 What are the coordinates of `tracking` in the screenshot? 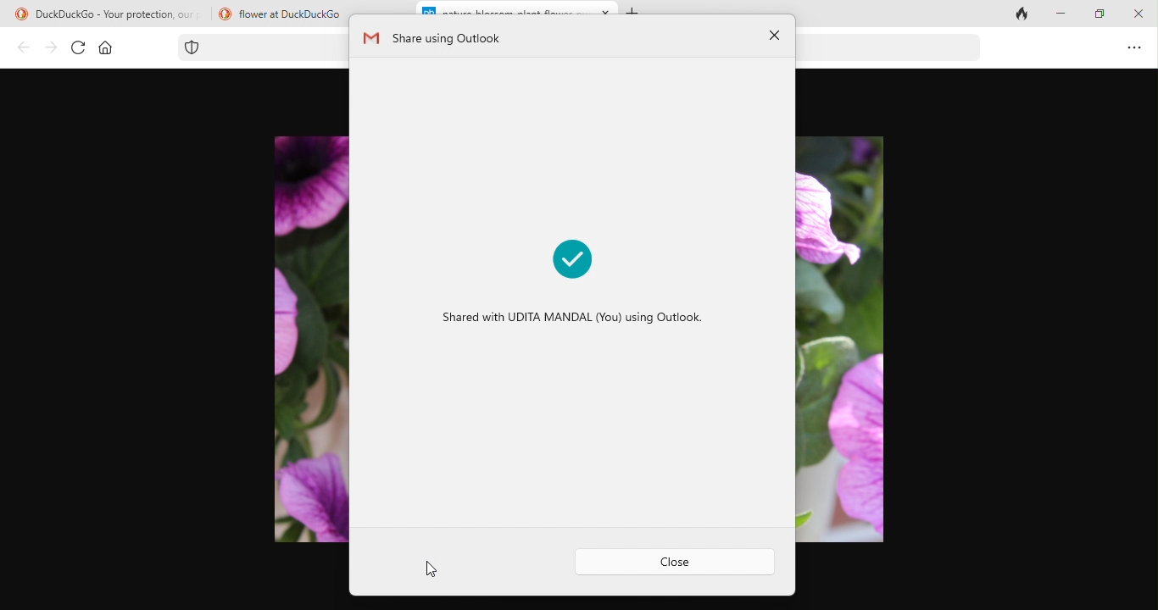 It's located at (196, 47).